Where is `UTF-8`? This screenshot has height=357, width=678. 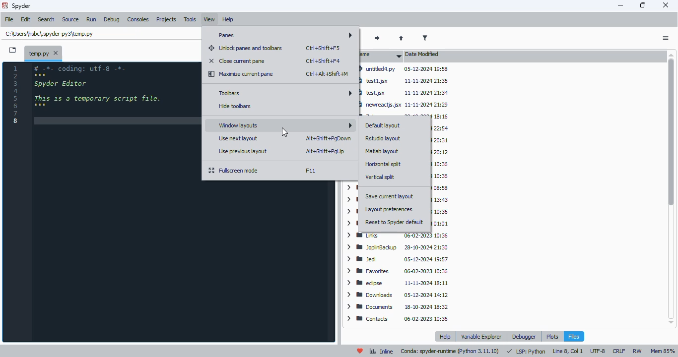
UTF-8 is located at coordinates (597, 352).